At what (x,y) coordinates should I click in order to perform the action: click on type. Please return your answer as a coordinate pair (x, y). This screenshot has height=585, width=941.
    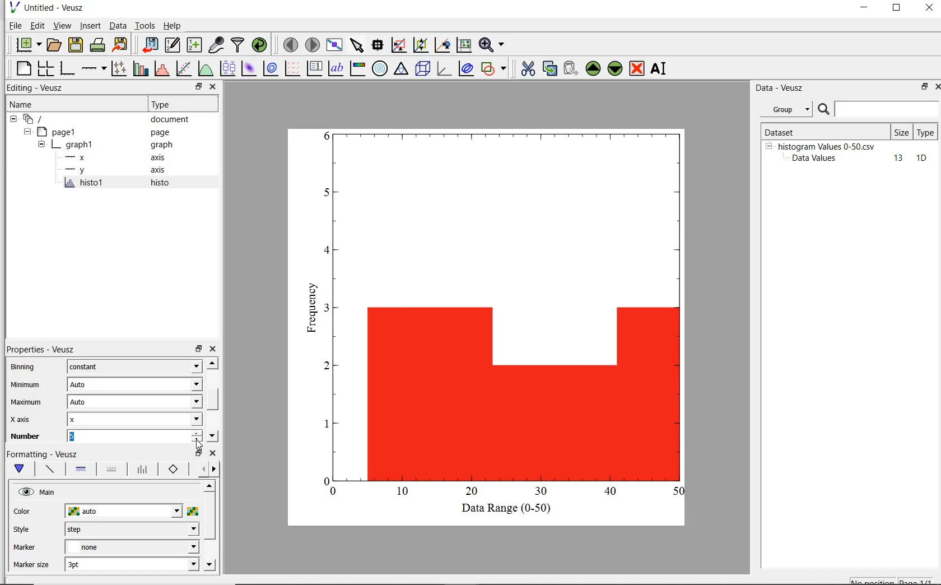
    Looking at the image, I should click on (926, 132).